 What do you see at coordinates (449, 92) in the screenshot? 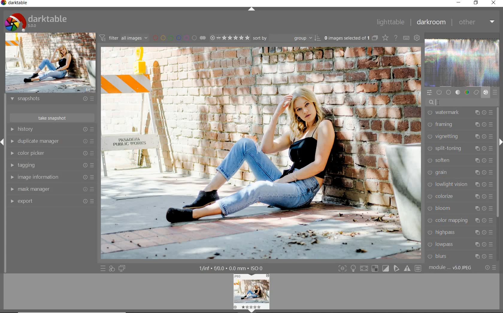
I see `base` at bounding box center [449, 92].